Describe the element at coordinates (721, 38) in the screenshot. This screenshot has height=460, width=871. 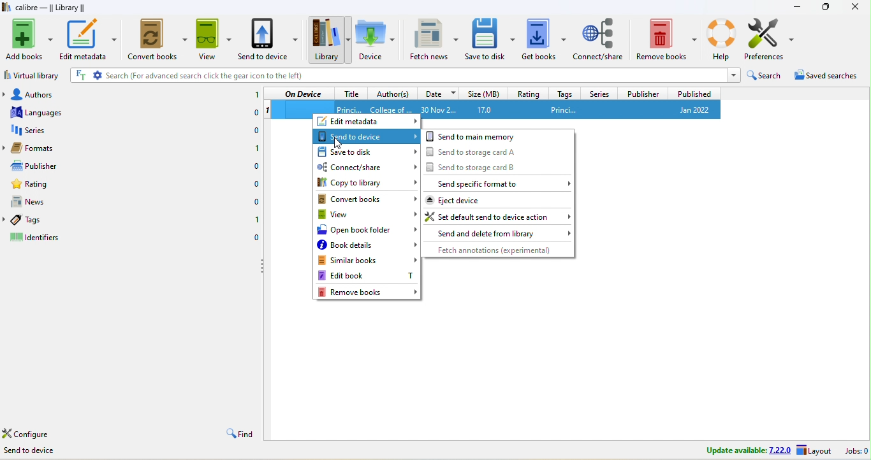
I see `help` at that location.